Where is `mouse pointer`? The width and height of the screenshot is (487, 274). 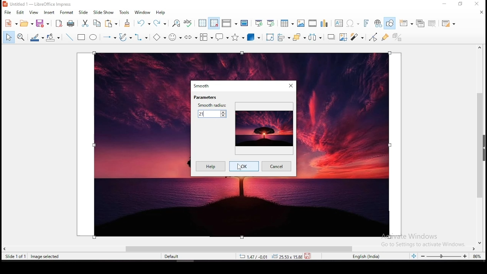 mouse pointer is located at coordinates (240, 168).